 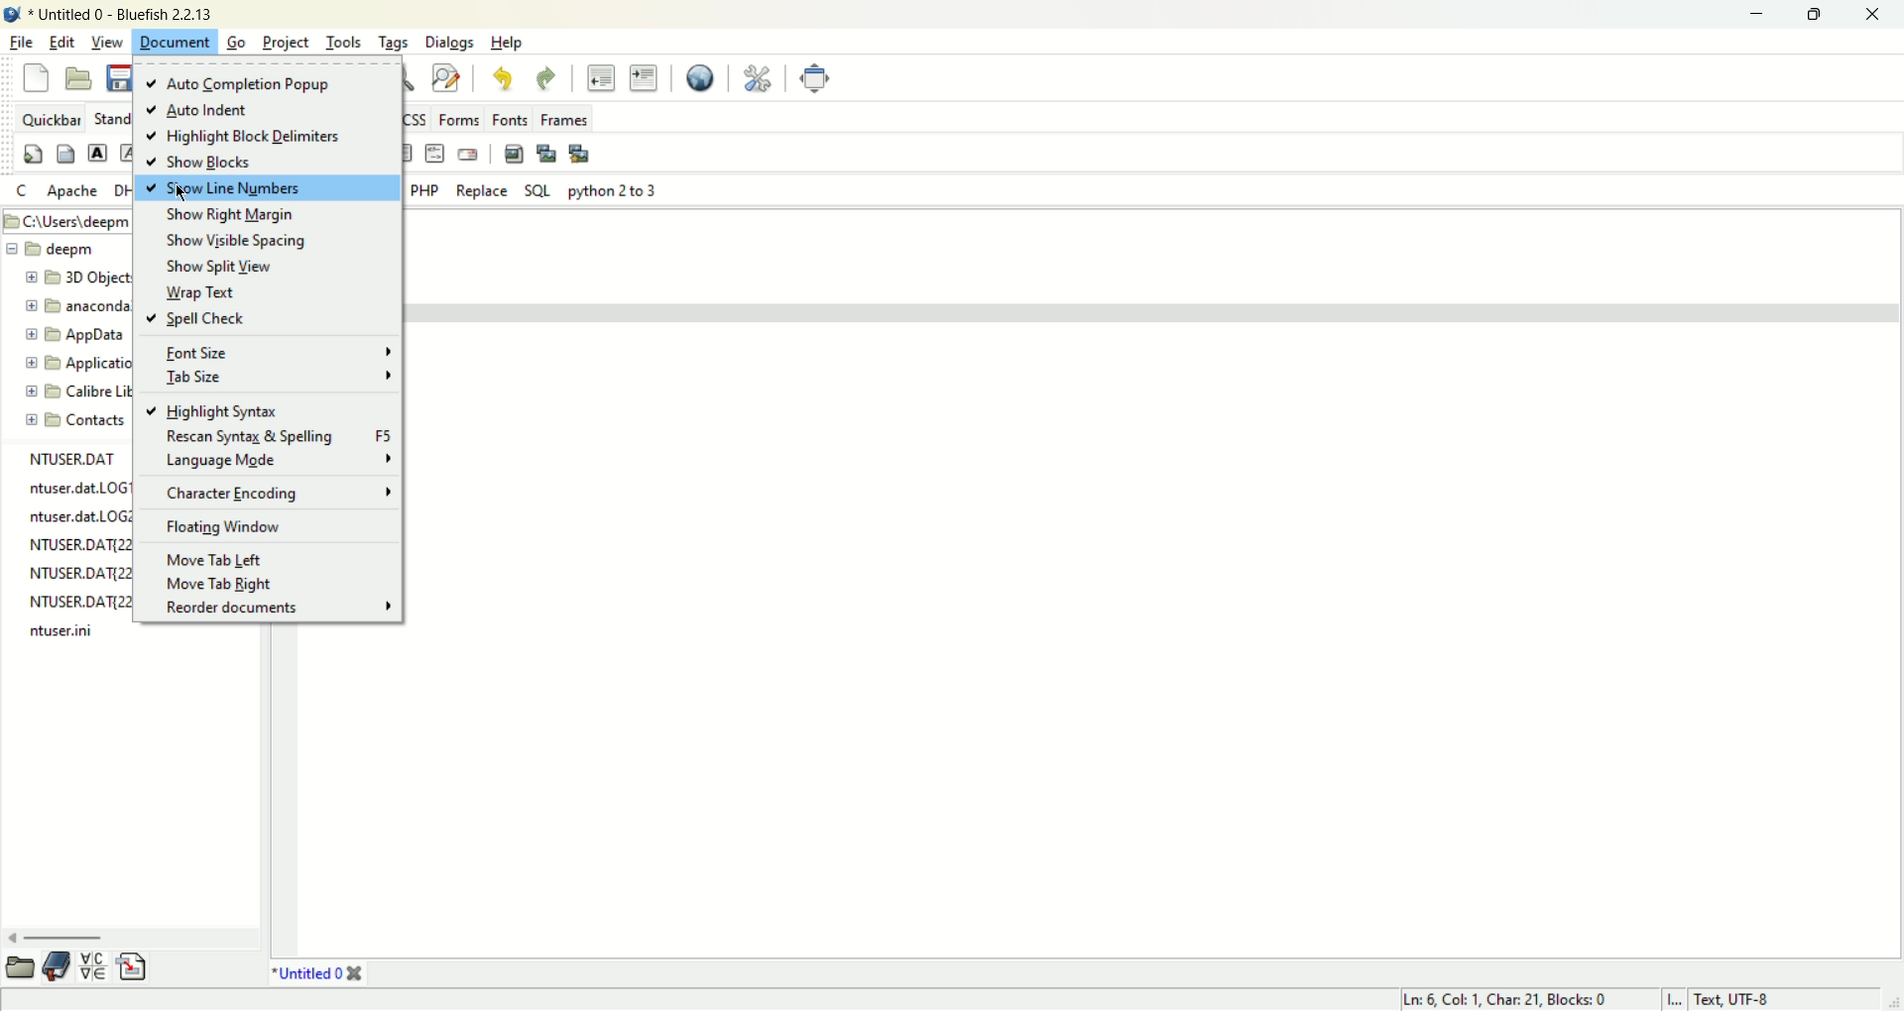 I want to click on title, so click(x=312, y=971).